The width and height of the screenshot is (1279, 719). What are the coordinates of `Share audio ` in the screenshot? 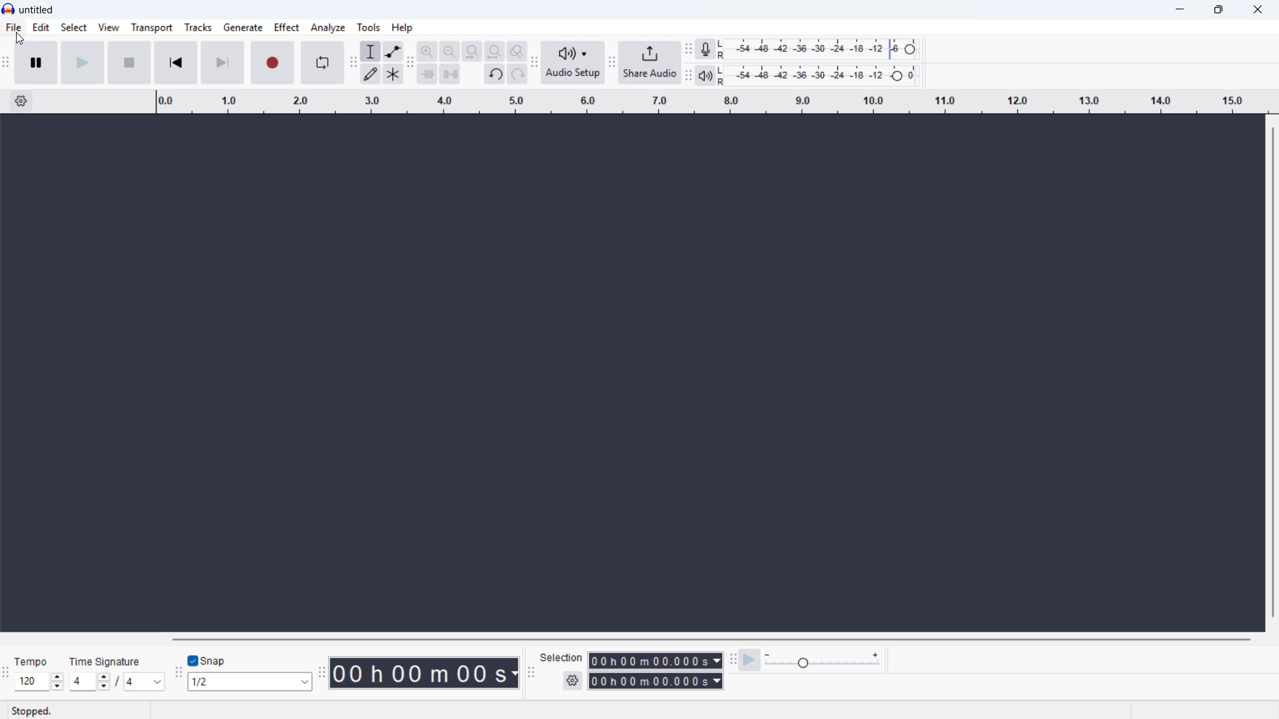 It's located at (650, 63).